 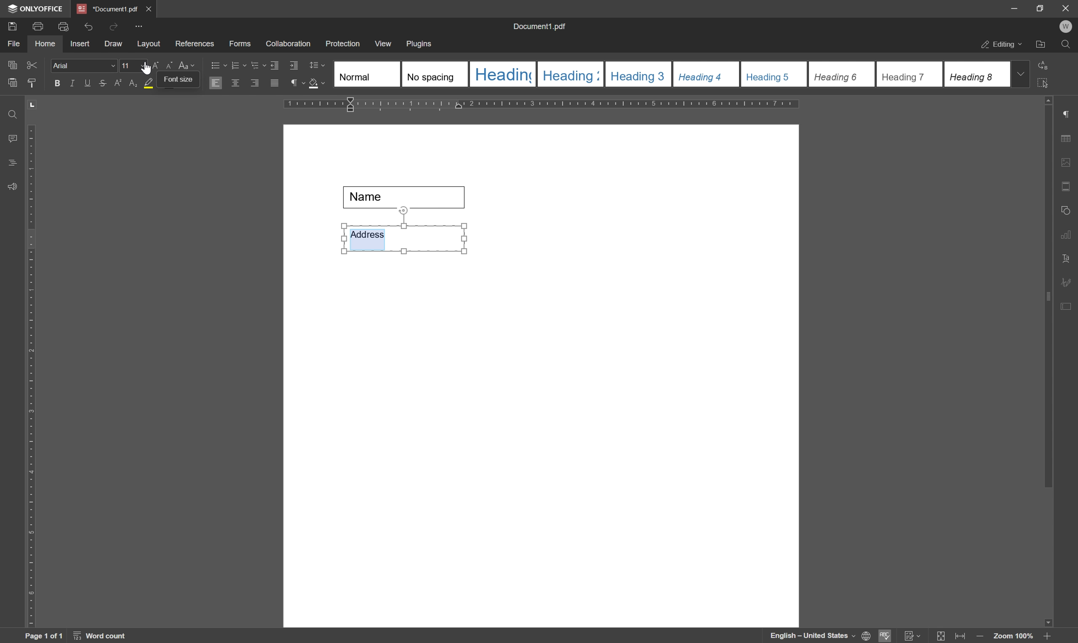 What do you see at coordinates (12, 26) in the screenshot?
I see `save` at bounding box center [12, 26].